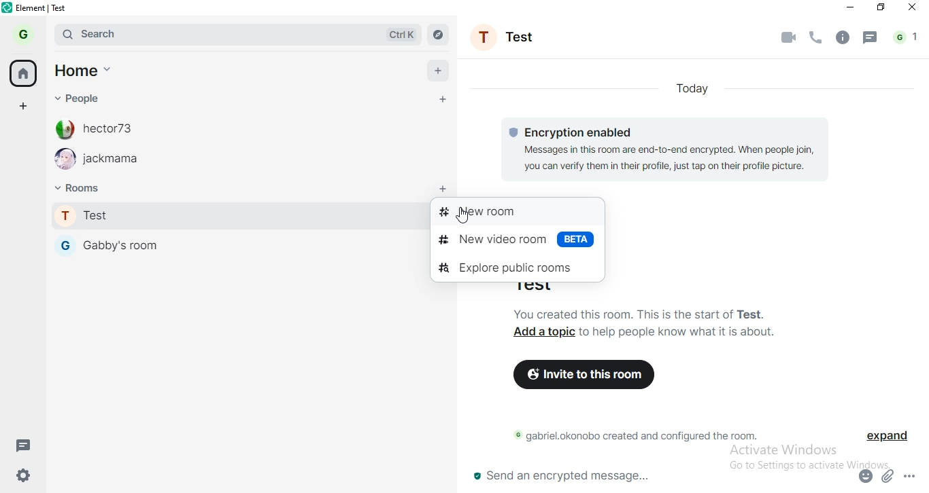  Describe the element at coordinates (907, 36) in the screenshot. I see `notification` at that location.